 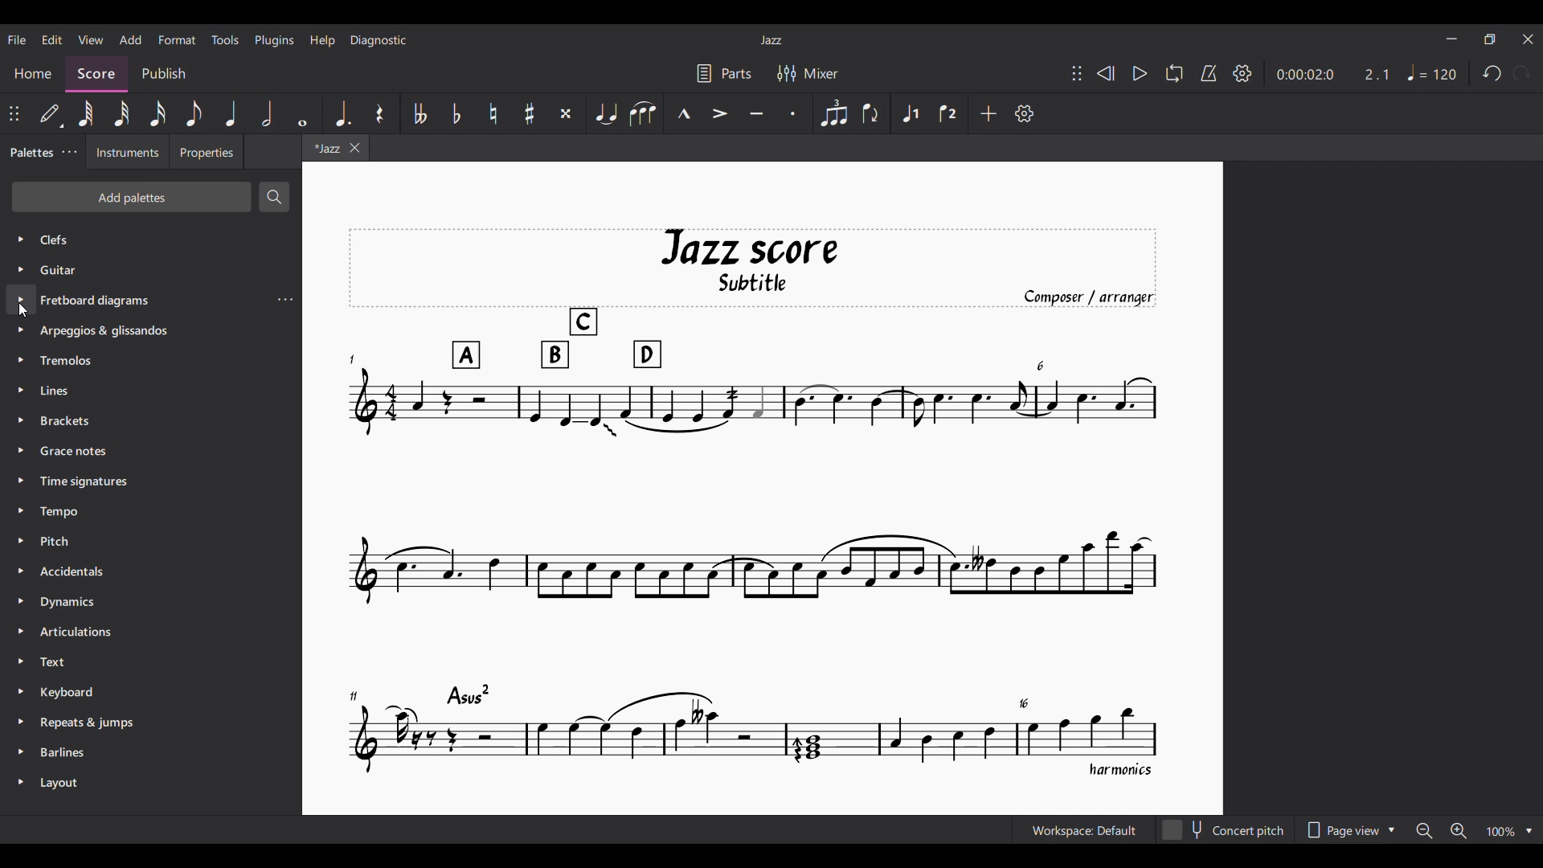 What do you see at coordinates (606, 113) in the screenshot?
I see `Tie` at bounding box center [606, 113].